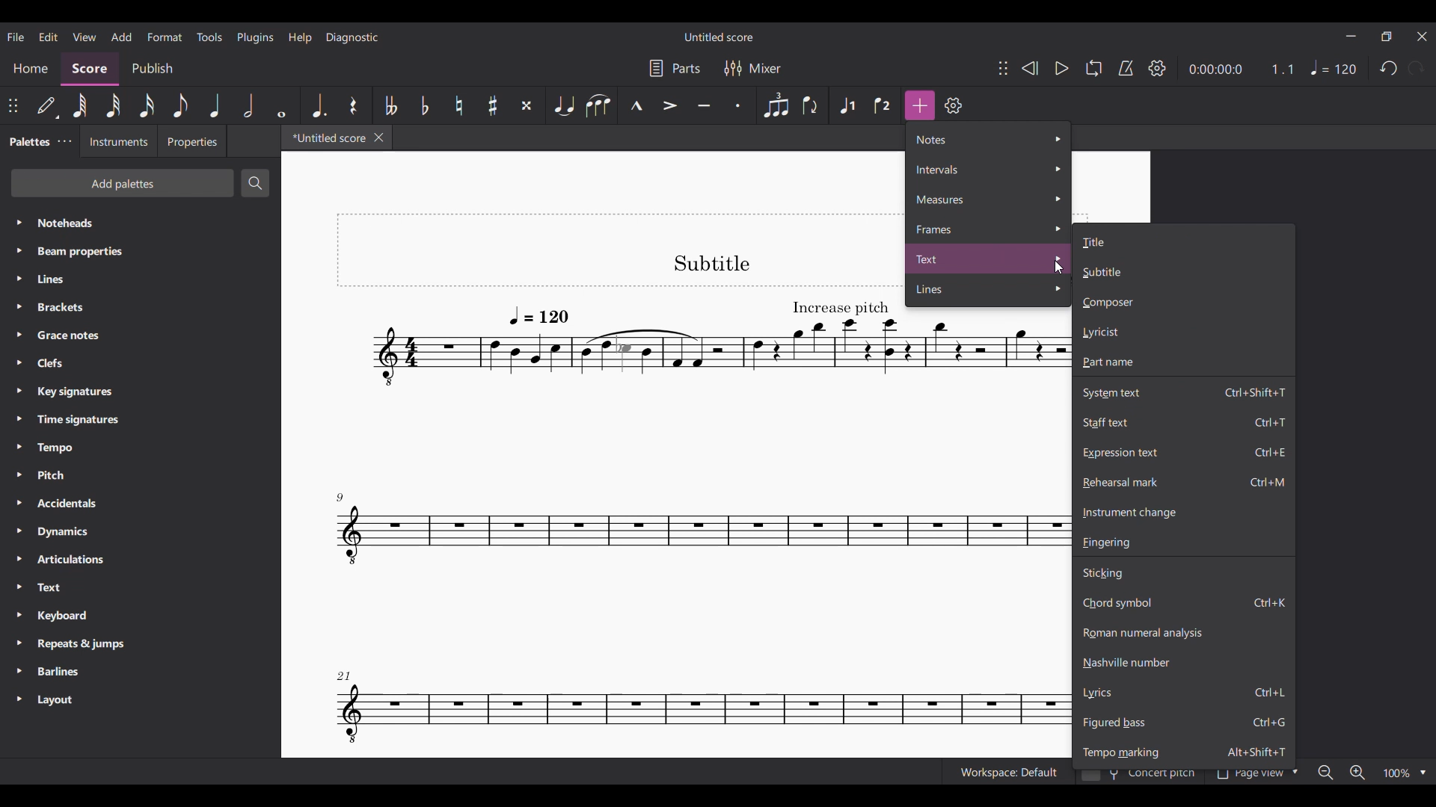 Image resolution: width=1436 pixels, height=807 pixels. I want to click on Metronome, so click(1126, 68).